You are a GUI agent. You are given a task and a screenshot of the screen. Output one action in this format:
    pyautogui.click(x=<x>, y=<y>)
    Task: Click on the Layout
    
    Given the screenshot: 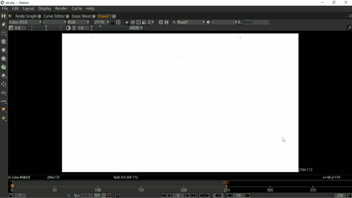 What is the action you would take?
    pyautogui.click(x=28, y=9)
    